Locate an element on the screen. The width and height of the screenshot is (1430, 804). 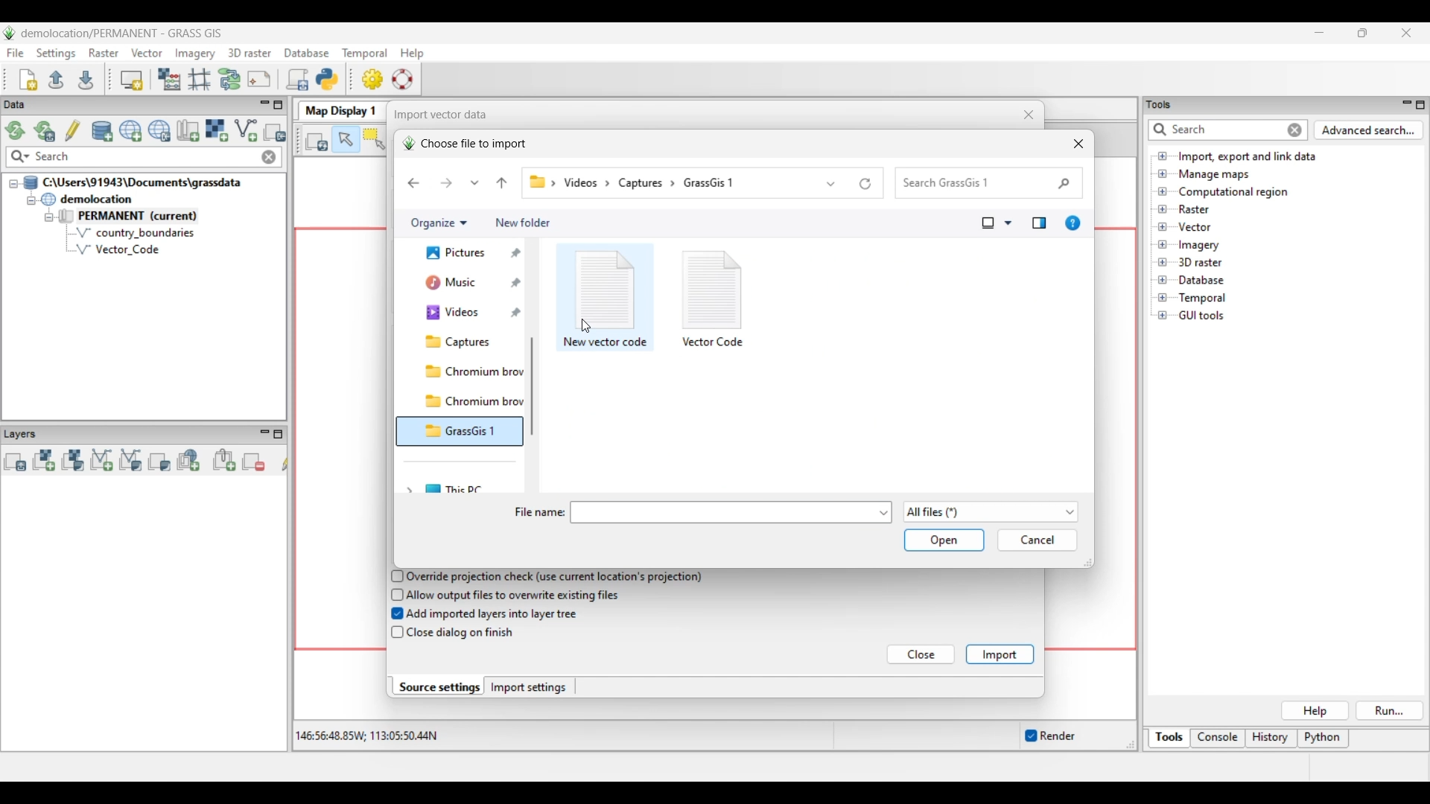
Add various overlays is located at coordinates (159, 462).